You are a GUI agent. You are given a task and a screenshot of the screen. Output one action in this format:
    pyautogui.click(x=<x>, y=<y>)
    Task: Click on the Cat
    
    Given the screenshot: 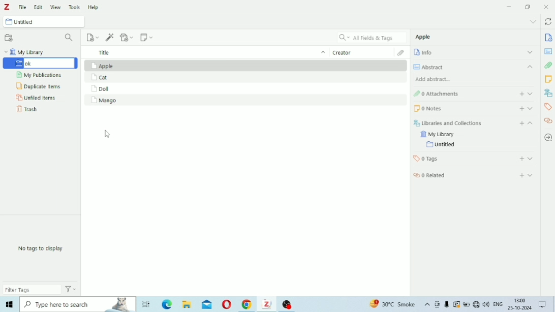 What is the action you would take?
    pyautogui.click(x=101, y=77)
    